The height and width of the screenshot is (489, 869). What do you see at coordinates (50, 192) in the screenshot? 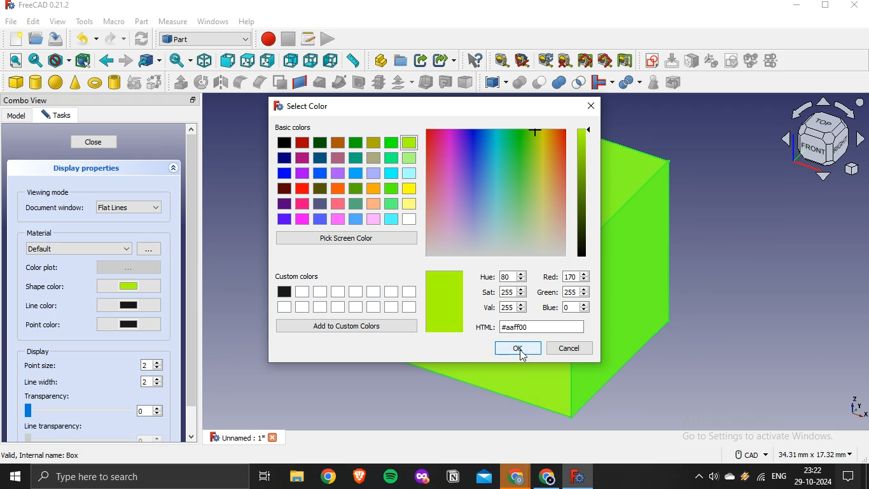
I see `viewing mode` at bounding box center [50, 192].